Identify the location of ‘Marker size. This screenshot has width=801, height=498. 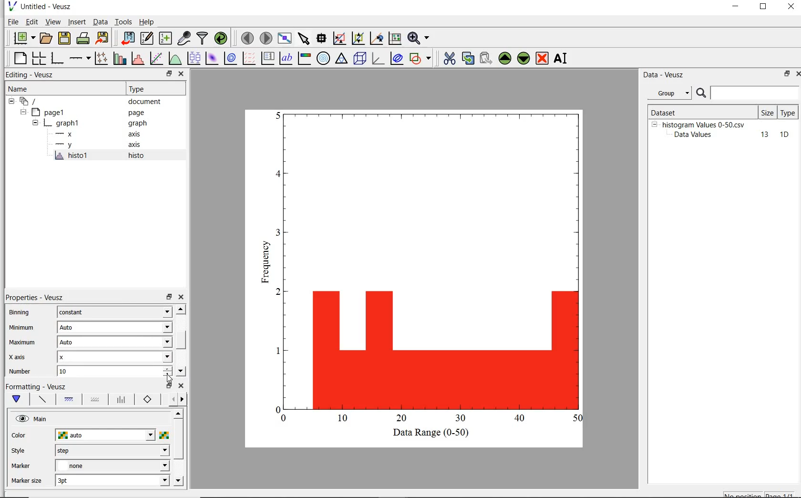
(27, 481).